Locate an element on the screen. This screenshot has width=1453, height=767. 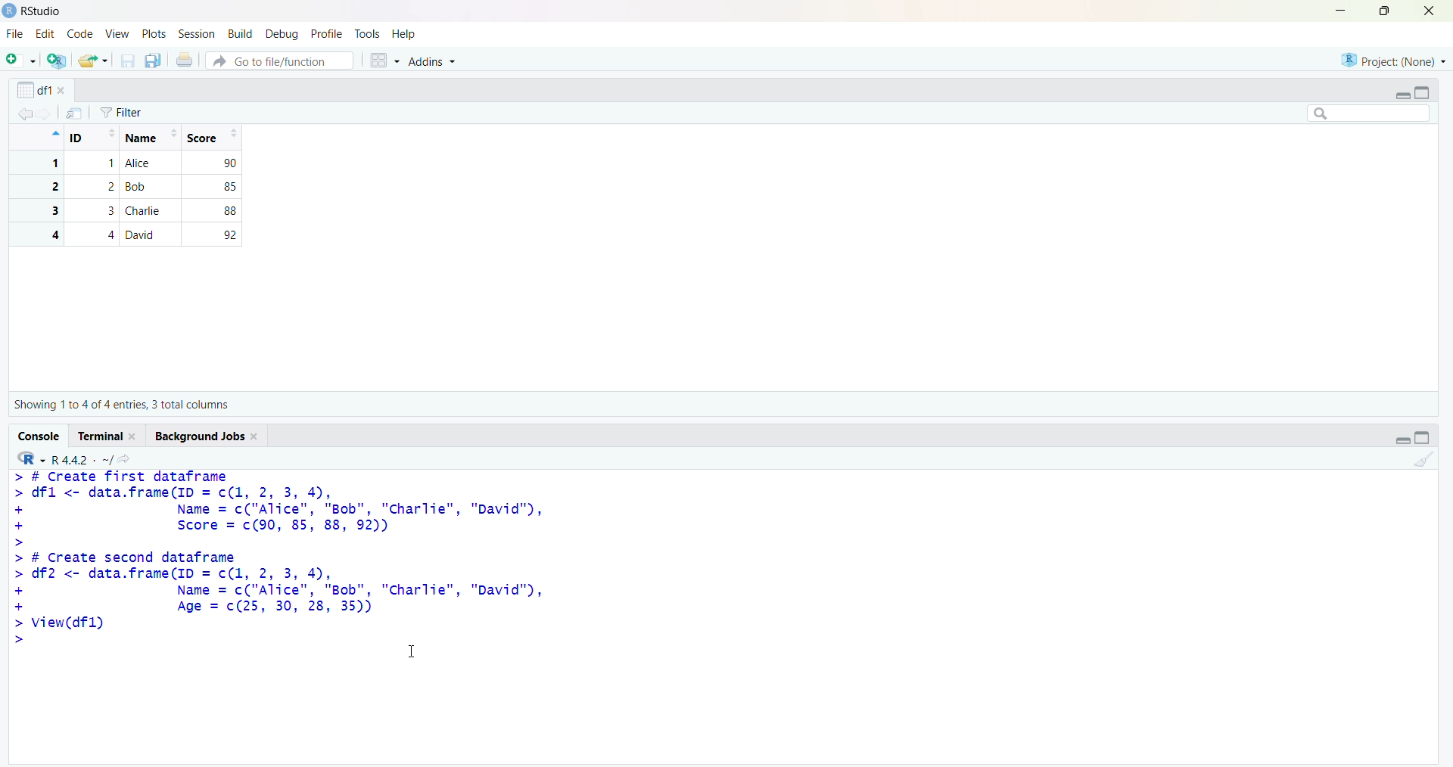
forward is located at coordinates (45, 114).